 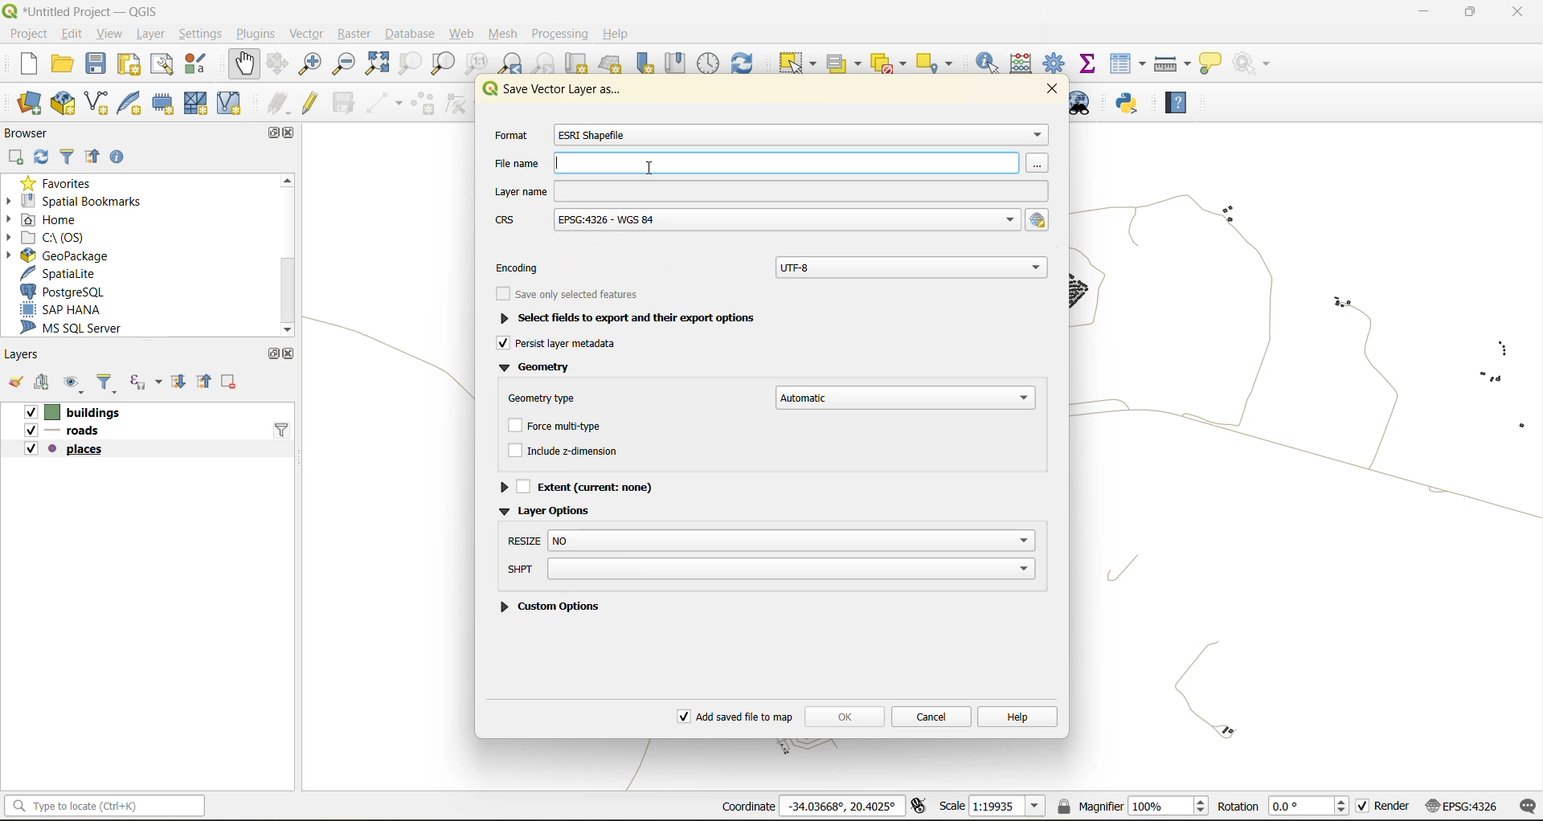 What do you see at coordinates (1171, 63) in the screenshot?
I see `measure line` at bounding box center [1171, 63].